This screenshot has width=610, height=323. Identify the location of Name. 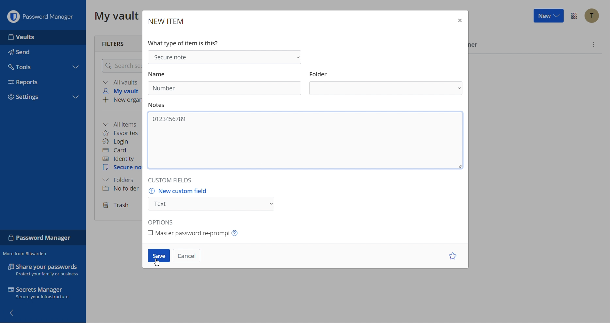
(162, 72).